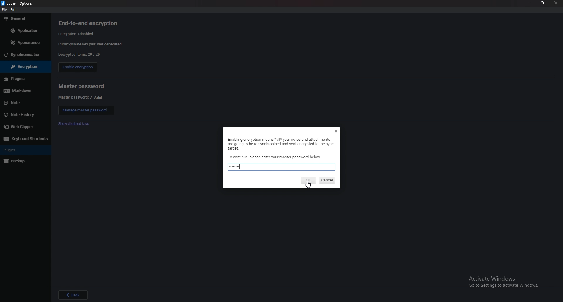  What do you see at coordinates (4, 10) in the screenshot?
I see `` at bounding box center [4, 10].